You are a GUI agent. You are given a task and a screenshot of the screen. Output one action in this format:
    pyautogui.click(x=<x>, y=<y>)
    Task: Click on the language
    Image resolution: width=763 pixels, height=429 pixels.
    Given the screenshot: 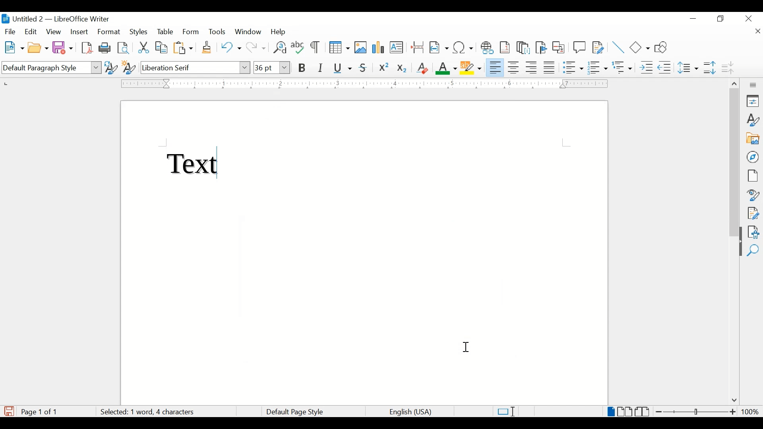 What is the action you would take?
    pyautogui.click(x=411, y=412)
    